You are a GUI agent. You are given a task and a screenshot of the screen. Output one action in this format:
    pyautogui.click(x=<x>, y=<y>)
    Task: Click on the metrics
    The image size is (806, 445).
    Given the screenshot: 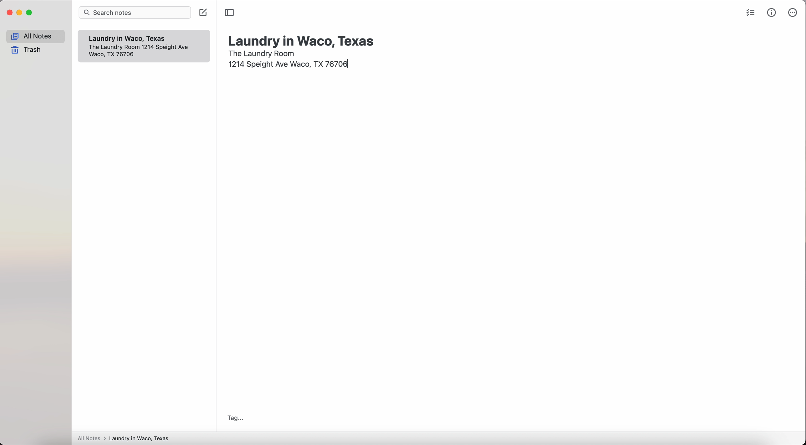 What is the action you would take?
    pyautogui.click(x=772, y=12)
    